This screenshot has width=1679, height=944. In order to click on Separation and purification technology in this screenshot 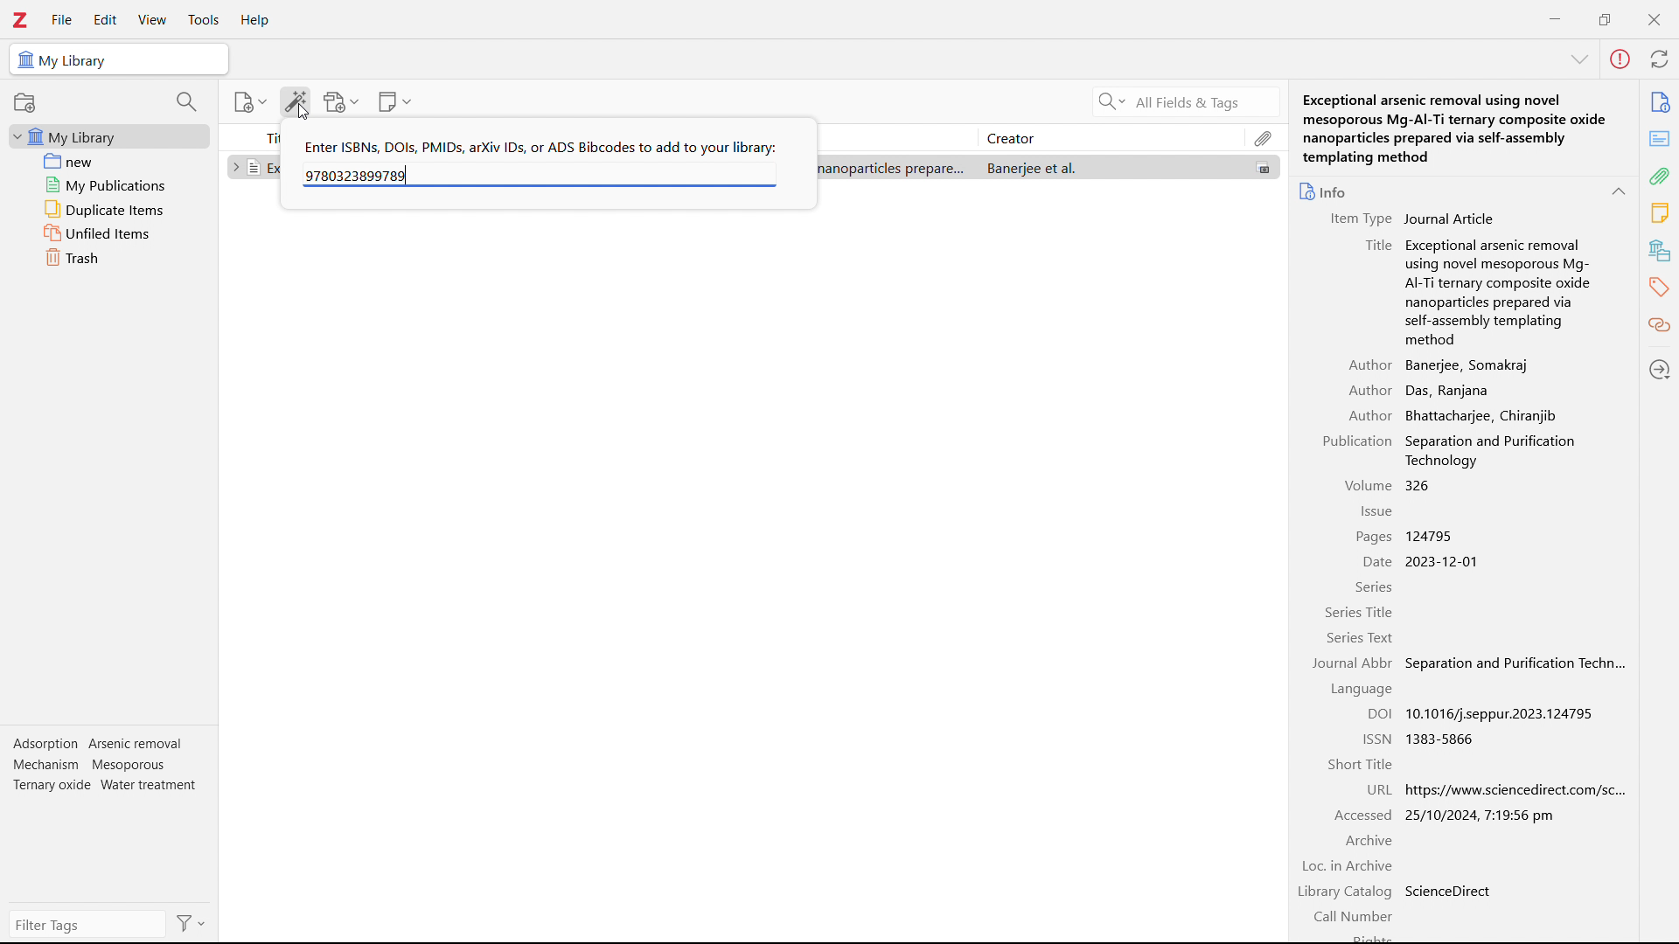, I will do `click(1515, 663)`.